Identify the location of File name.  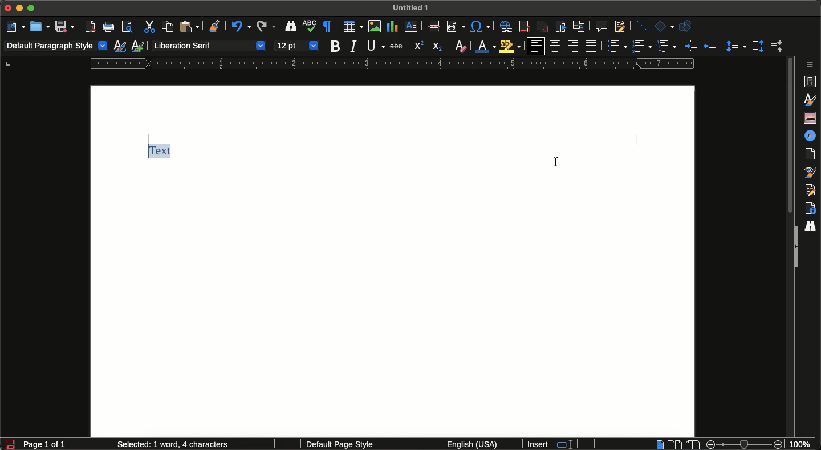
(413, 7).